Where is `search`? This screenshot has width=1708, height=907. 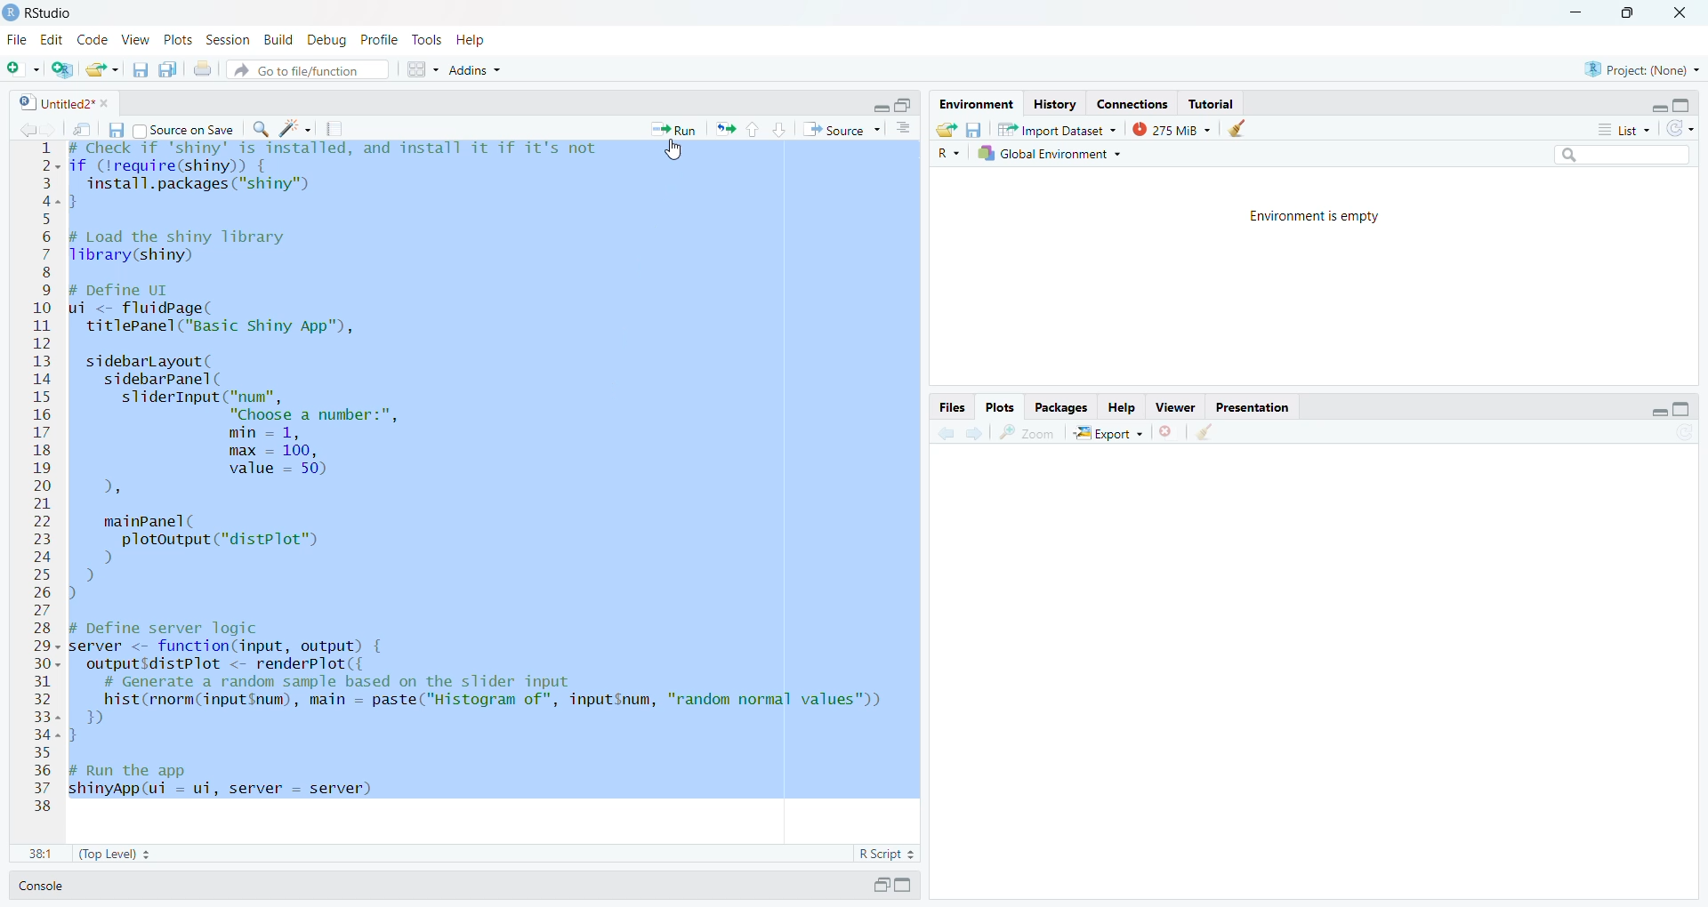 search is located at coordinates (1623, 154).